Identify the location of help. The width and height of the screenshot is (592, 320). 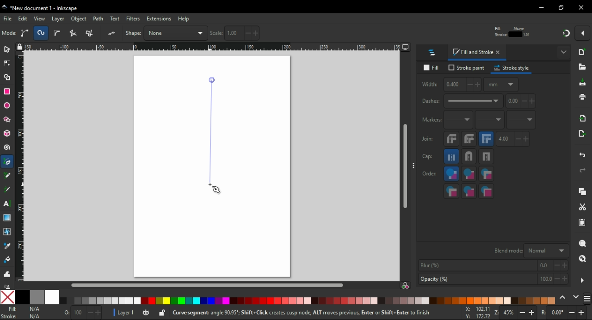
(184, 18).